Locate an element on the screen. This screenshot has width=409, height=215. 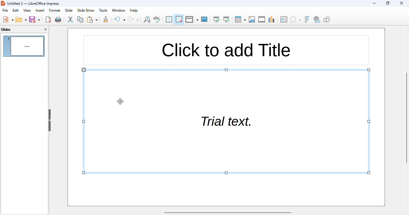
tools is located at coordinates (103, 10).